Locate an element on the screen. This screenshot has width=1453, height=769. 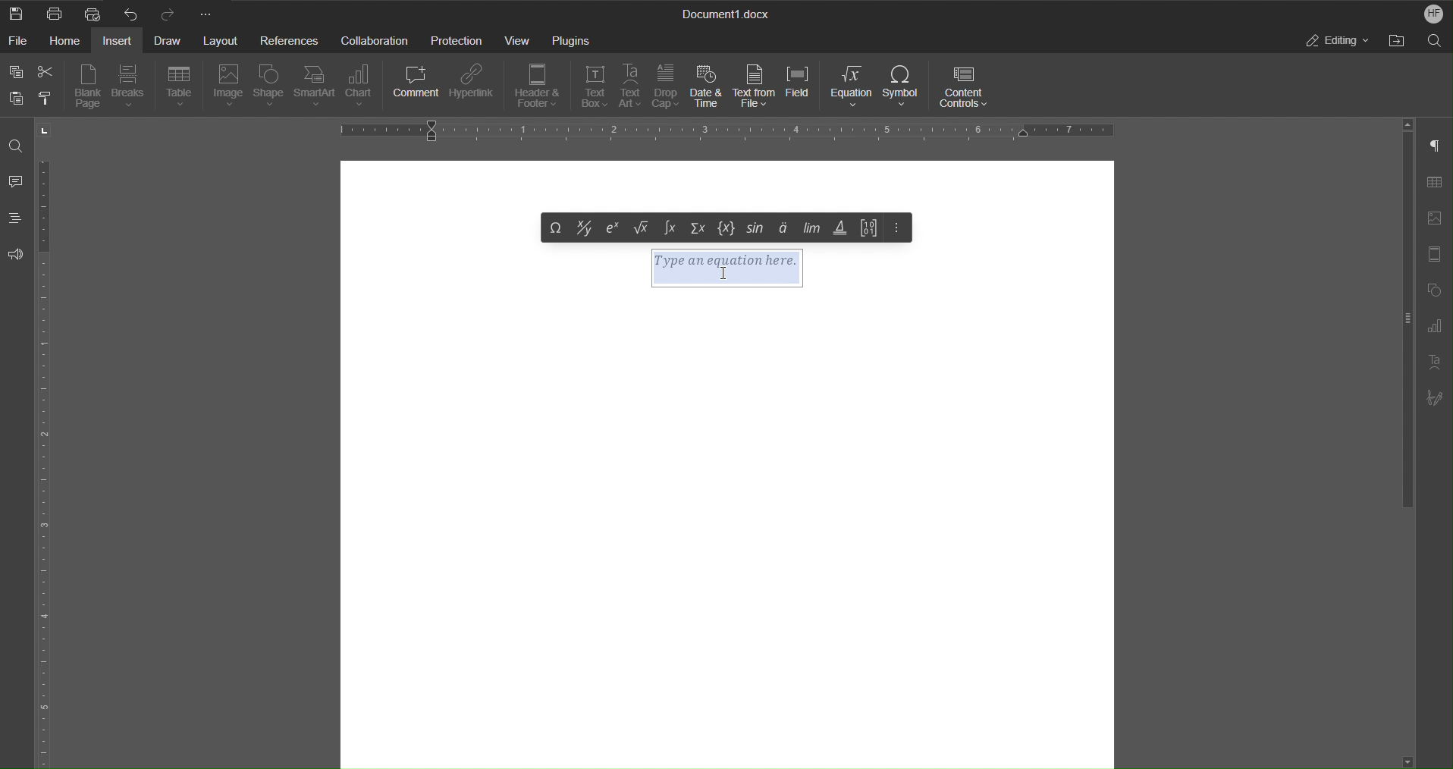
Table is located at coordinates (177, 87).